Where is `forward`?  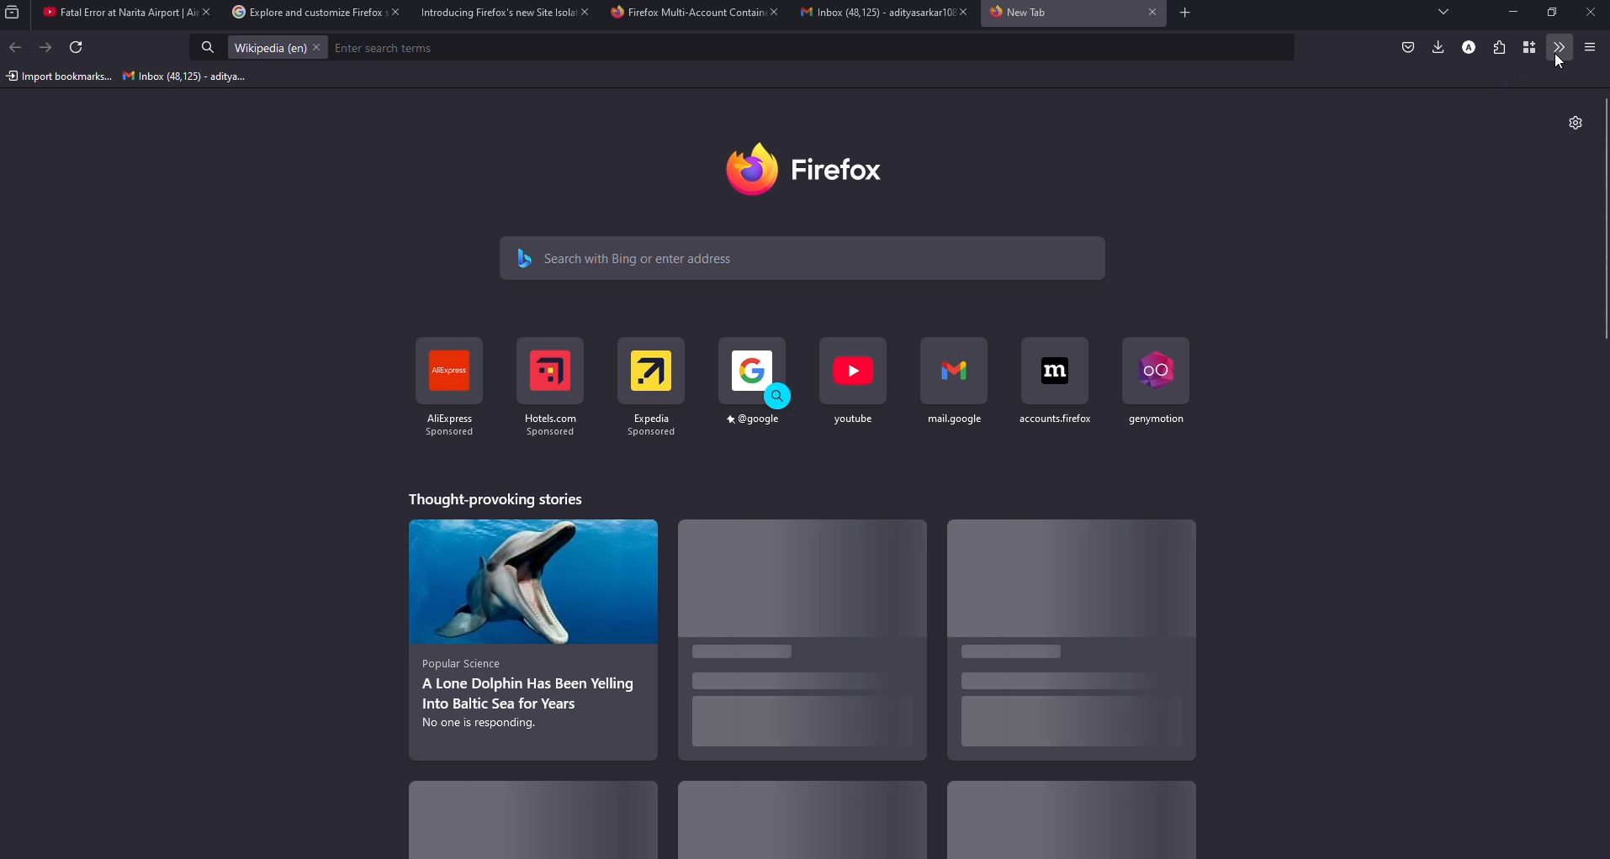
forward is located at coordinates (47, 47).